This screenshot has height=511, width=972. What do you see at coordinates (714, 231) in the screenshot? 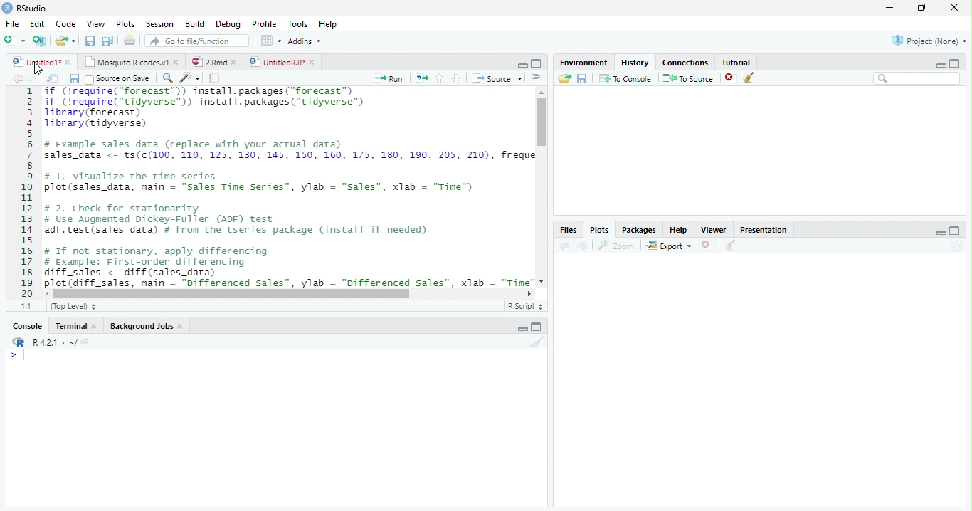
I see `viewer` at bounding box center [714, 231].